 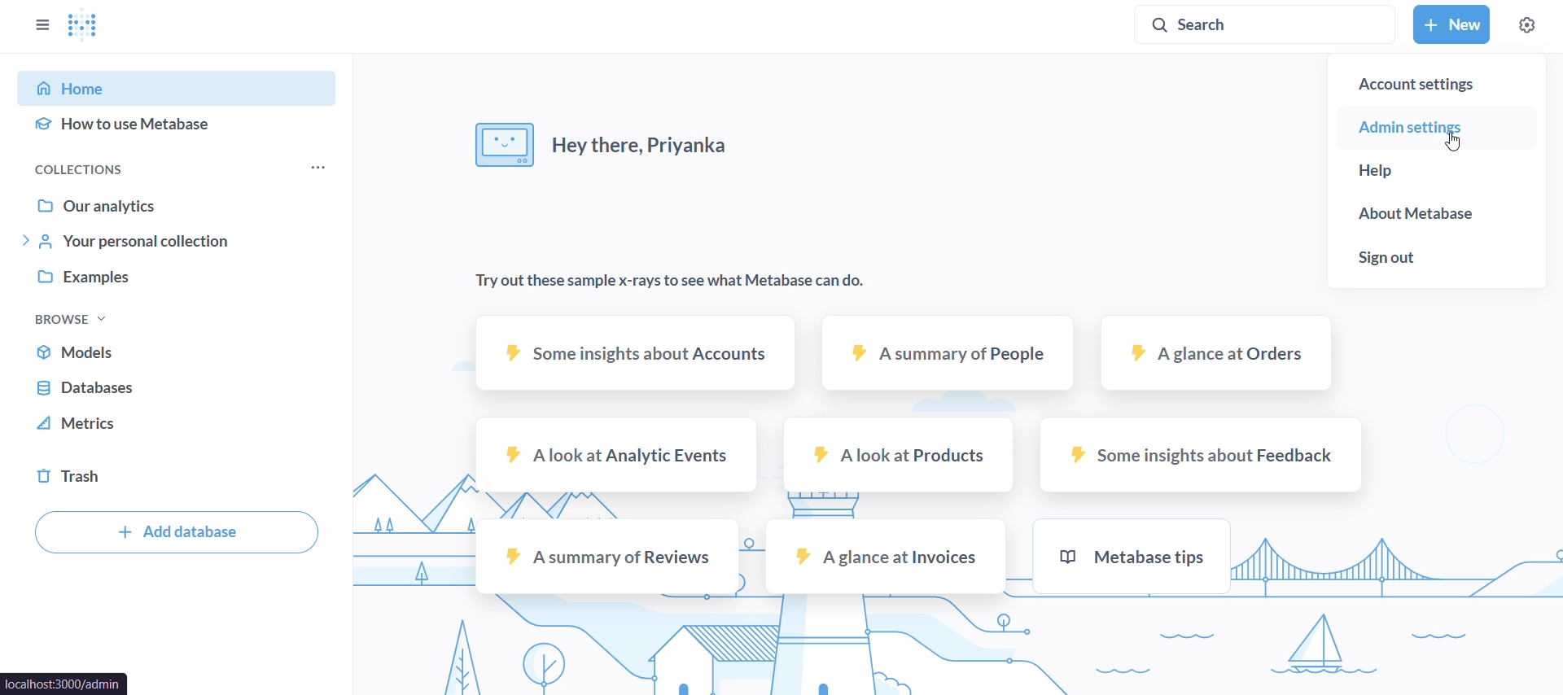 I want to click on hey there, Priyanka, so click(x=608, y=150).